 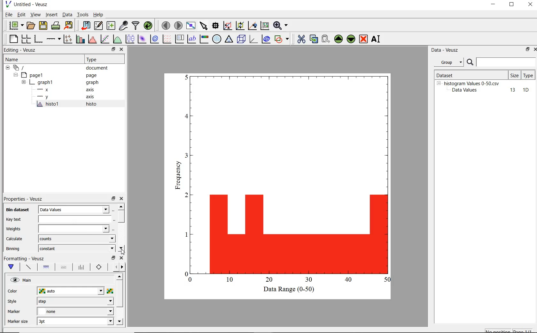 What do you see at coordinates (287, 178) in the screenshot?
I see `Graph` at bounding box center [287, 178].